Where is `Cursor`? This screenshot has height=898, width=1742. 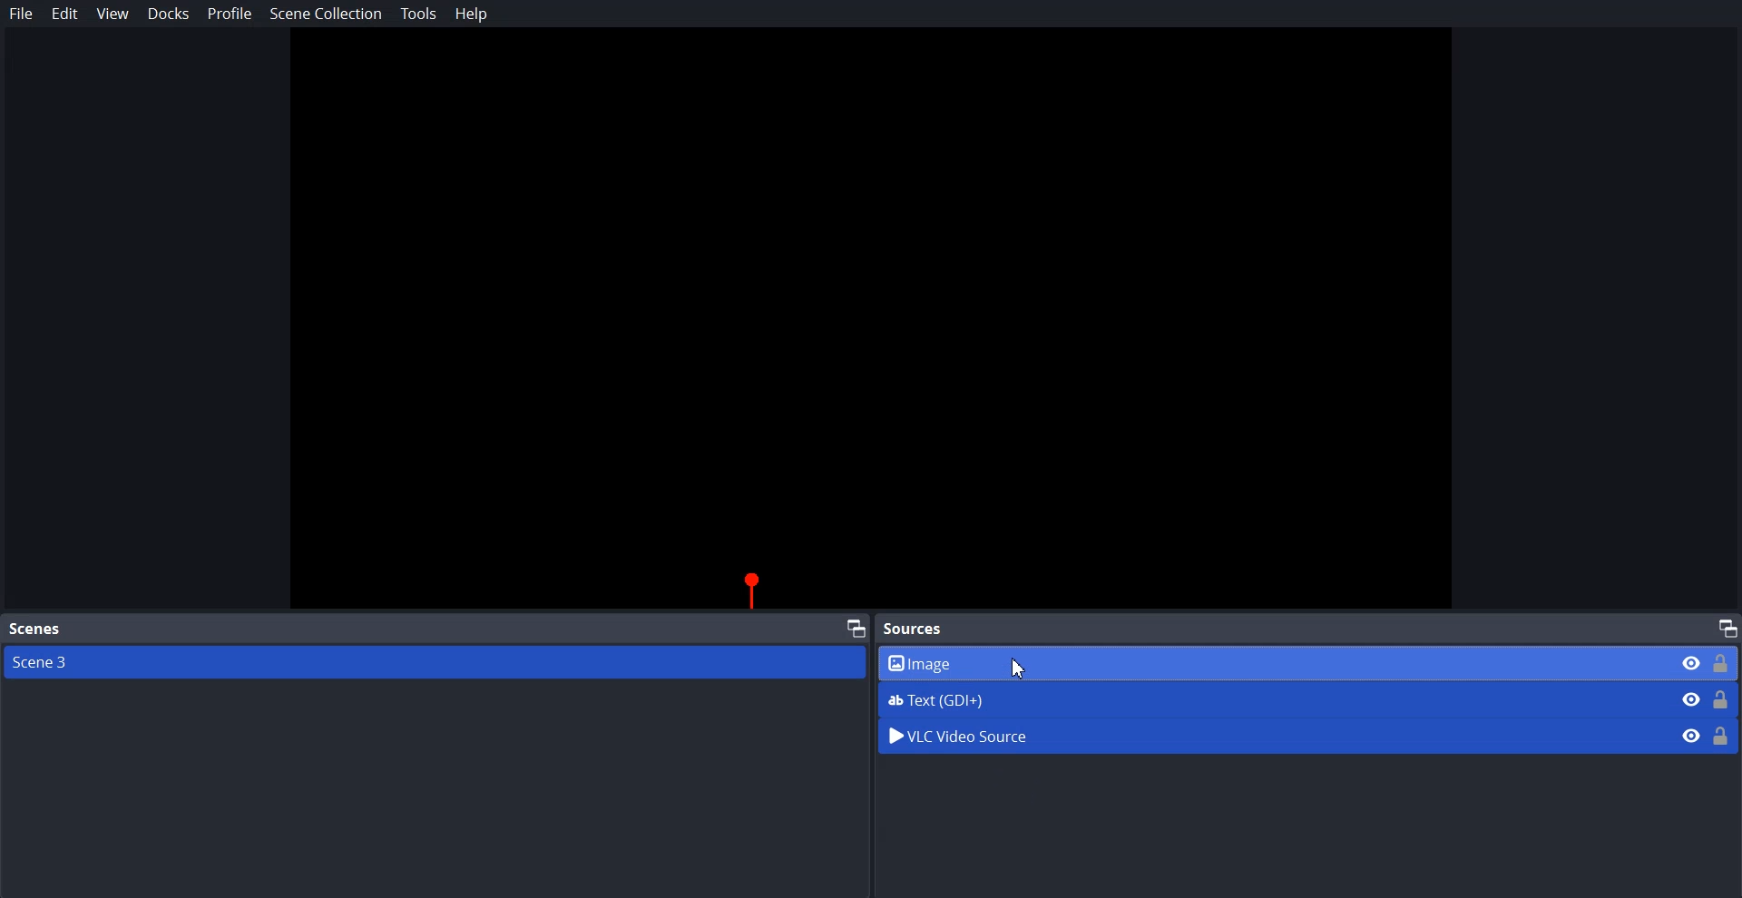
Cursor is located at coordinates (1021, 669).